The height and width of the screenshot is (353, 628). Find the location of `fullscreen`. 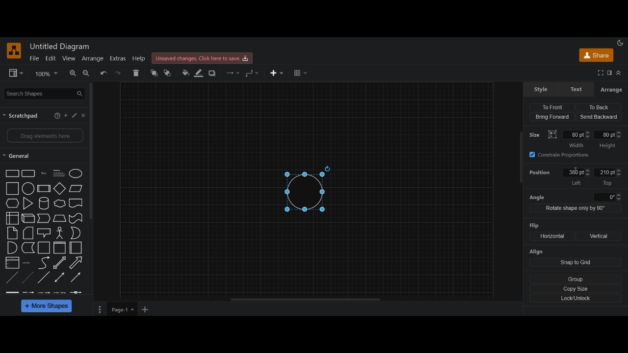

fullscreen is located at coordinates (600, 73).